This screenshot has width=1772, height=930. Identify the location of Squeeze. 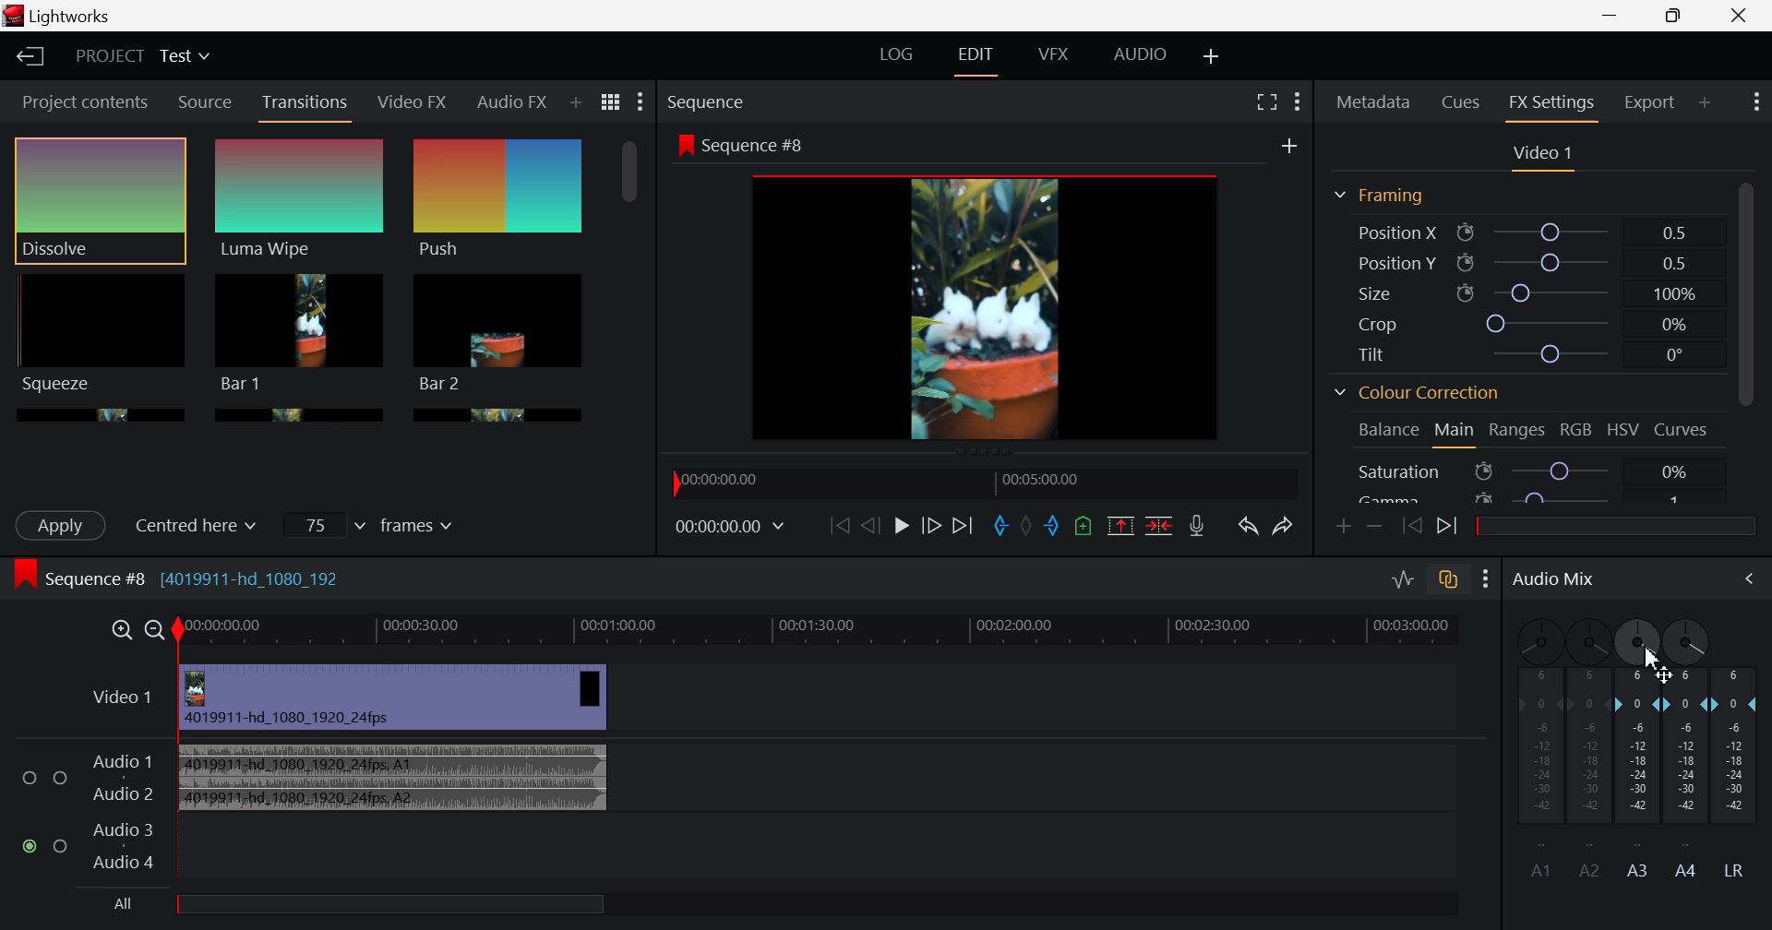
(99, 333).